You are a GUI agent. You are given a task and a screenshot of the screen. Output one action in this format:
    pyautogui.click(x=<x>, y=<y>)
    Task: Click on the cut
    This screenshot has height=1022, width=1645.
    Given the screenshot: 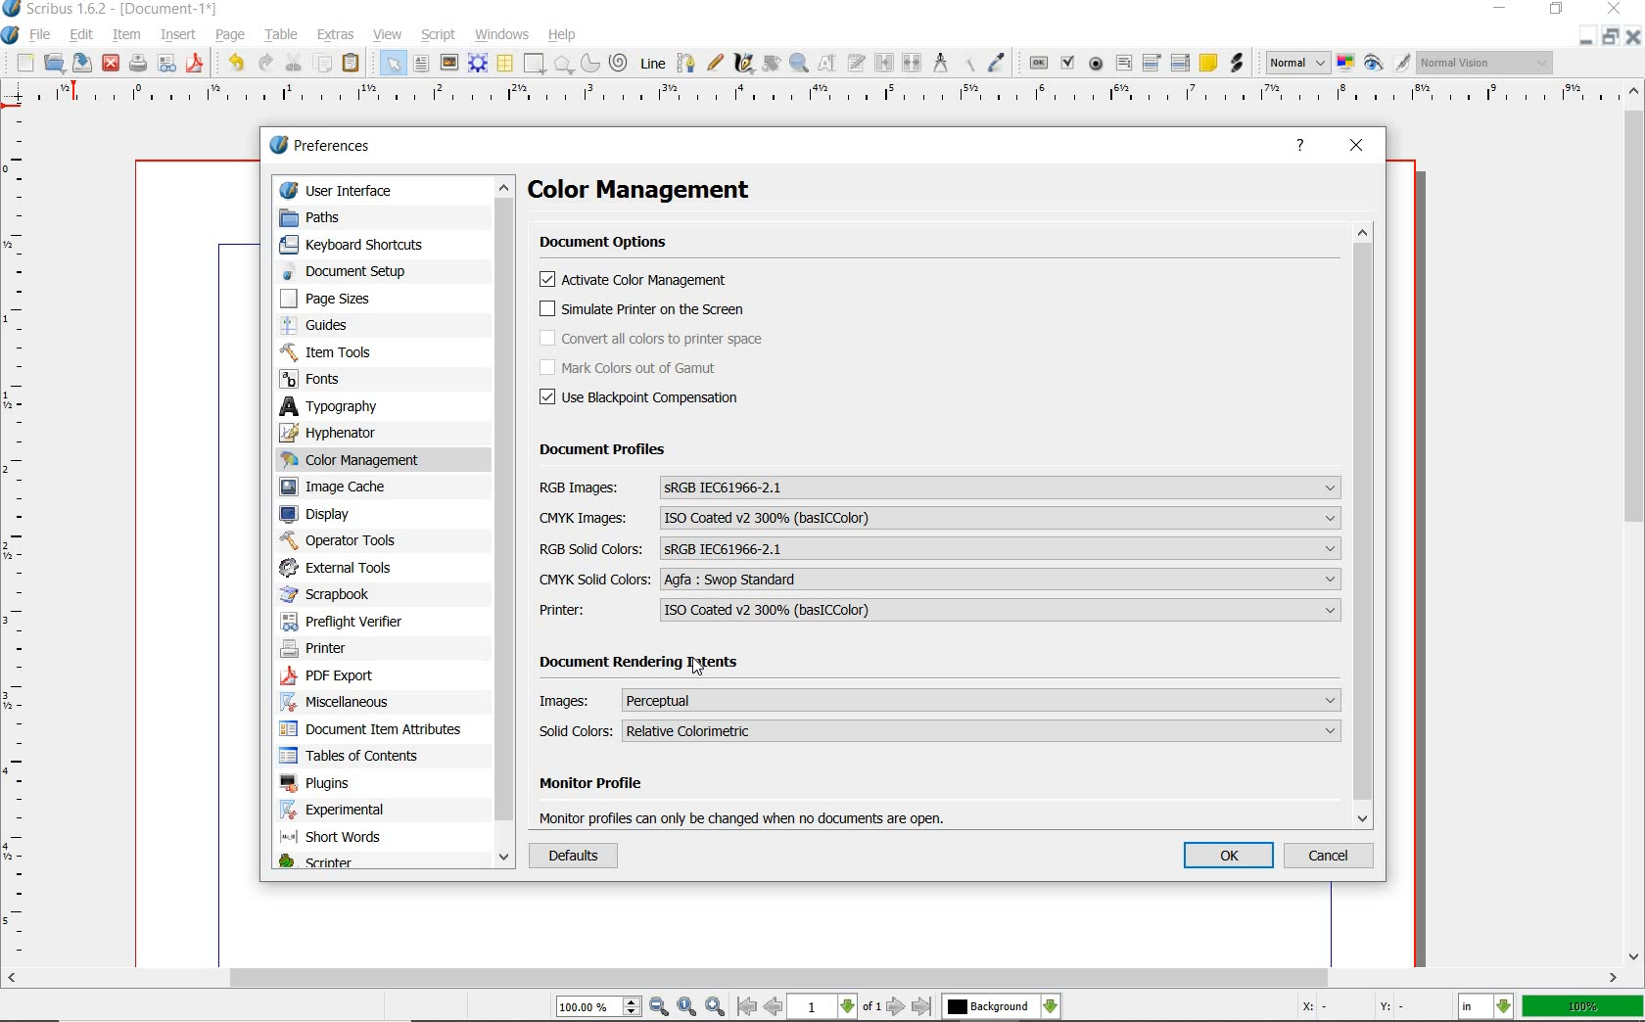 What is the action you would take?
    pyautogui.click(x=294, y=62)
    